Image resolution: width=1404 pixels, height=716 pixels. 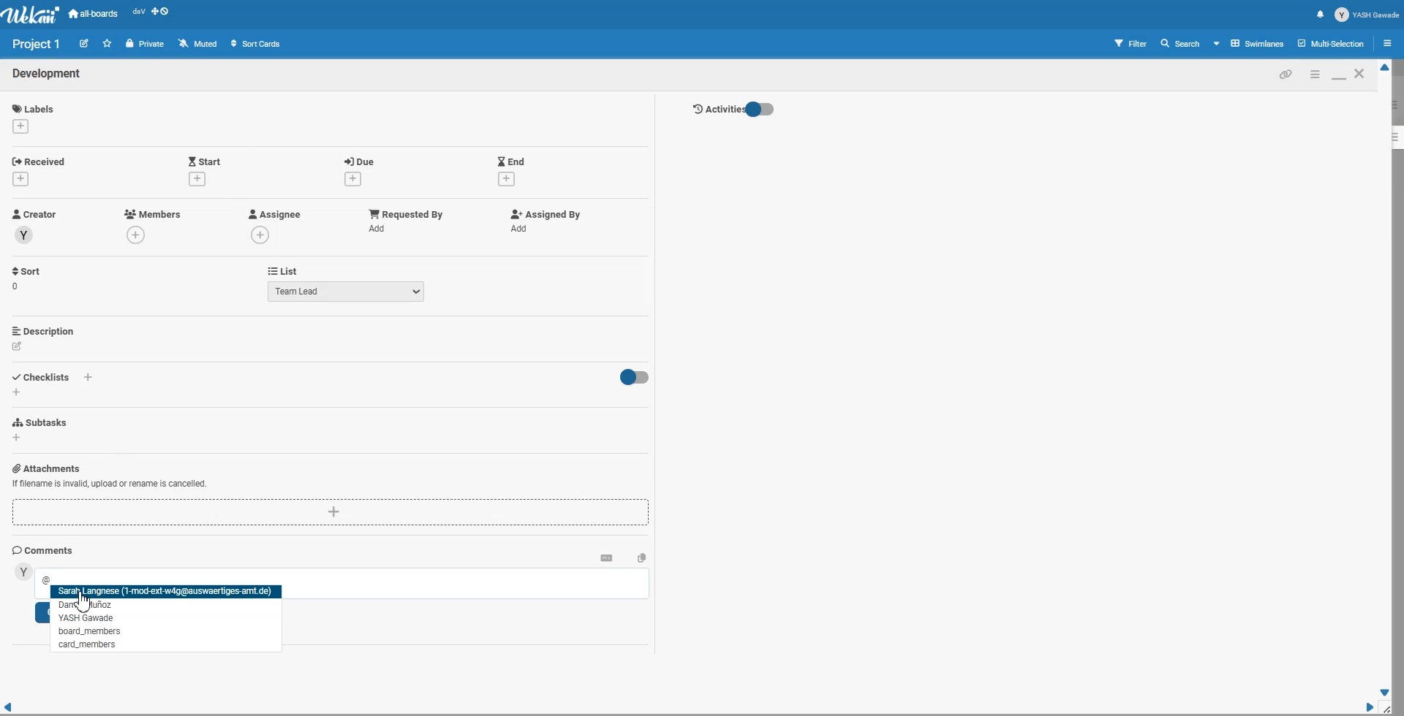 What do you see at coordinates (25, 235) in the screenshot?
I see `avatar` at bounding box center [25, 235].